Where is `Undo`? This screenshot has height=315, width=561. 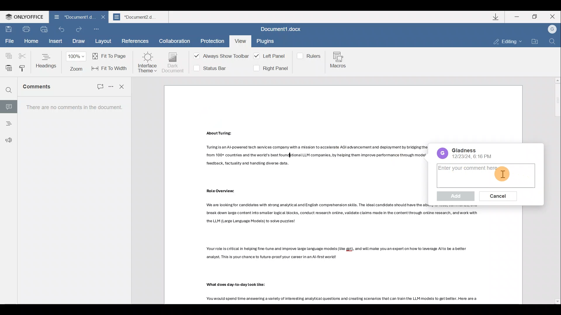
Undo is located at coordinates (62, 31).